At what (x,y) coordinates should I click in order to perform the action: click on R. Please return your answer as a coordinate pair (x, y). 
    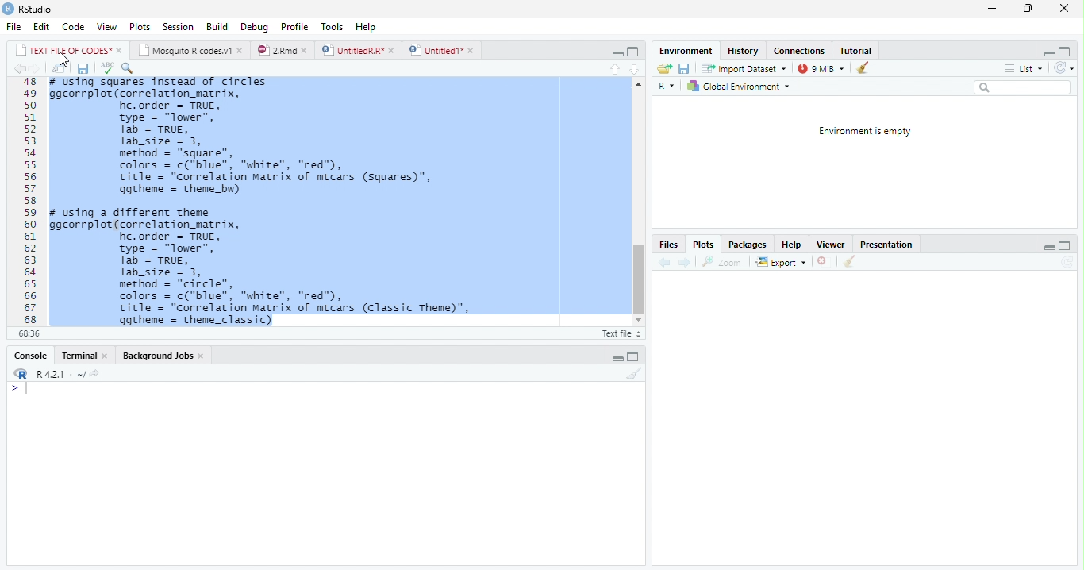
    Looking at the image, I should click on (665, 85).